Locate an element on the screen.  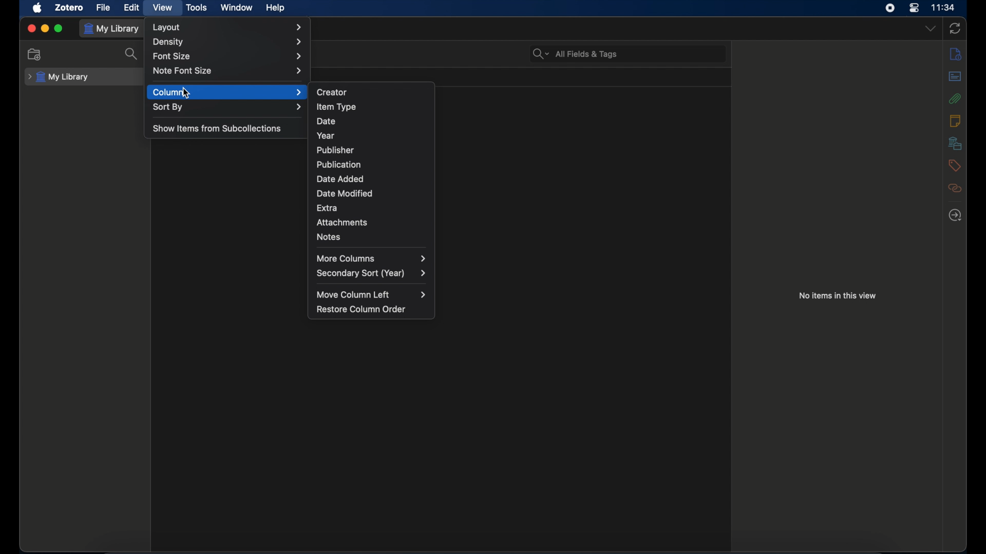
abstract is located at coordinates (955, 76).